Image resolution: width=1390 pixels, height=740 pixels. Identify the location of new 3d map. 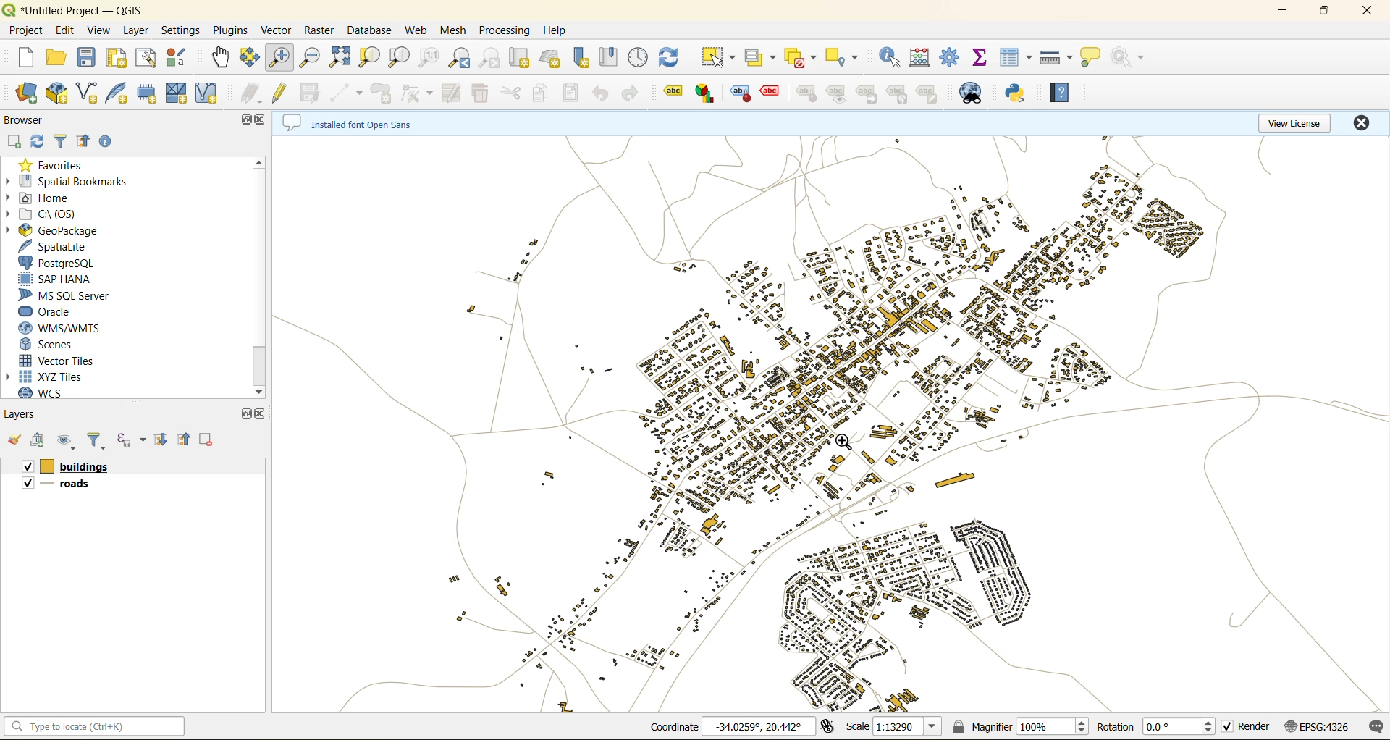
(555, 56).